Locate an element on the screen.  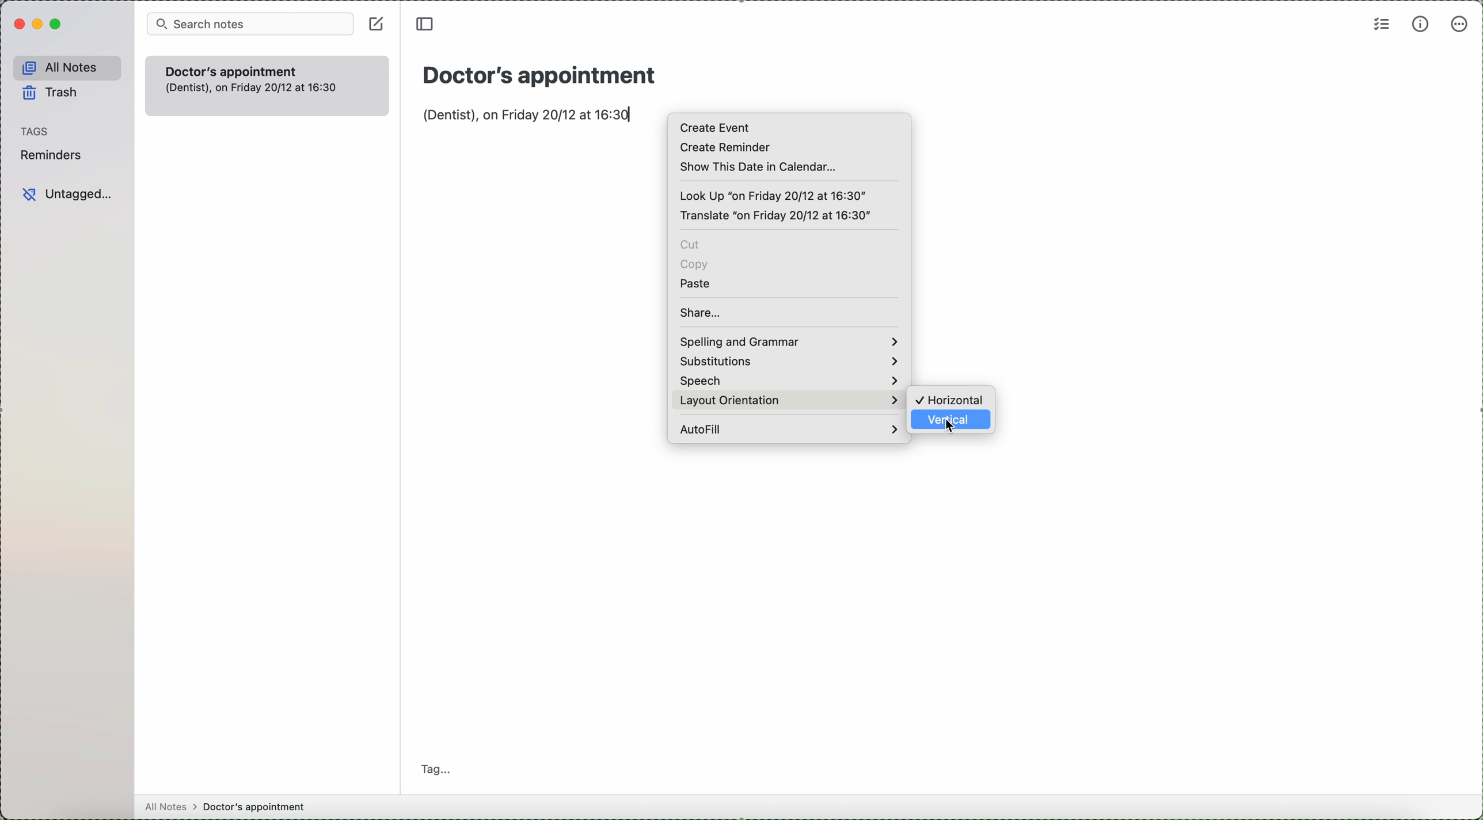
search notes is located at coordinates (251, 24).